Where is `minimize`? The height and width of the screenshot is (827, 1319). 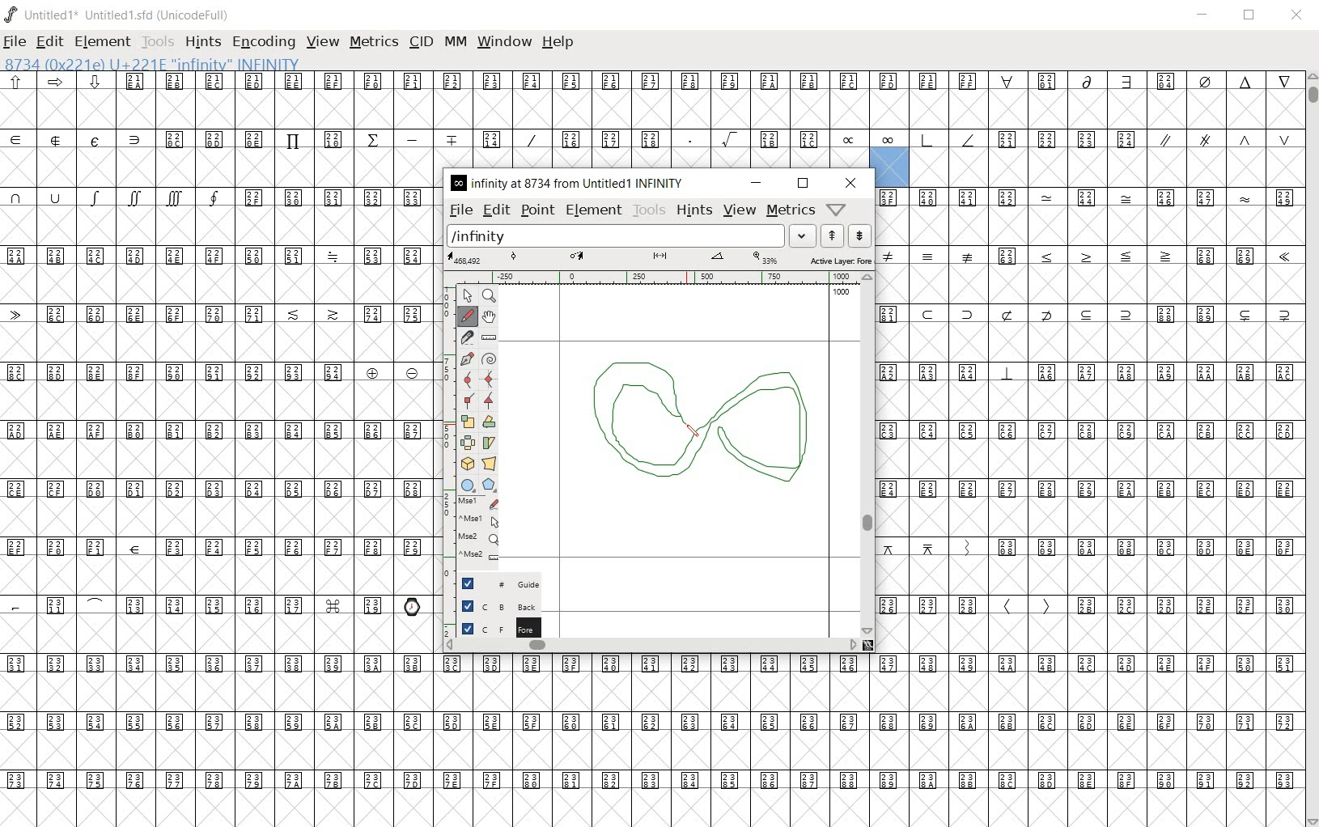
minimize is located at coordinates (757, 183).